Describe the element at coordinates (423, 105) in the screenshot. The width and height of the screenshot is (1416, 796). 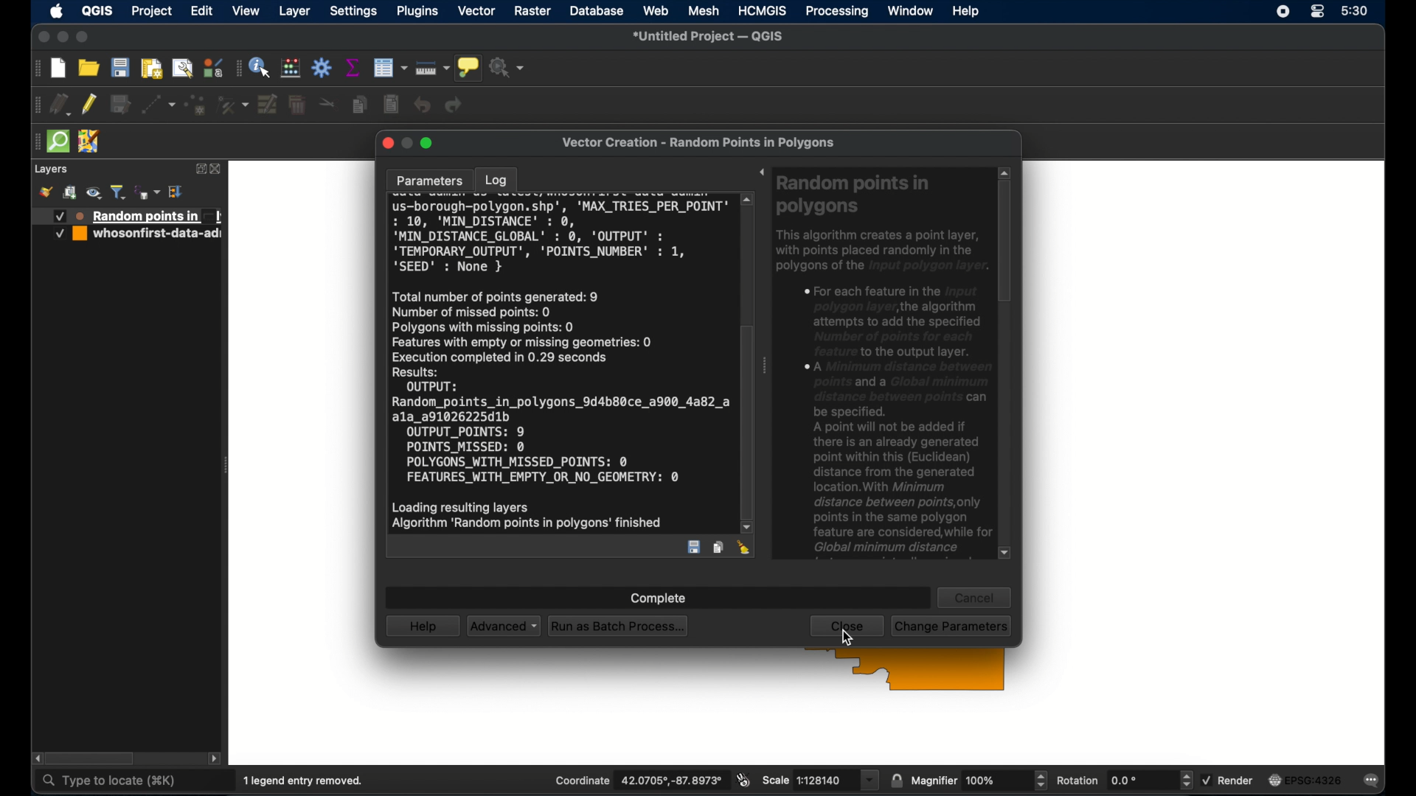
I see `undo` at that location.